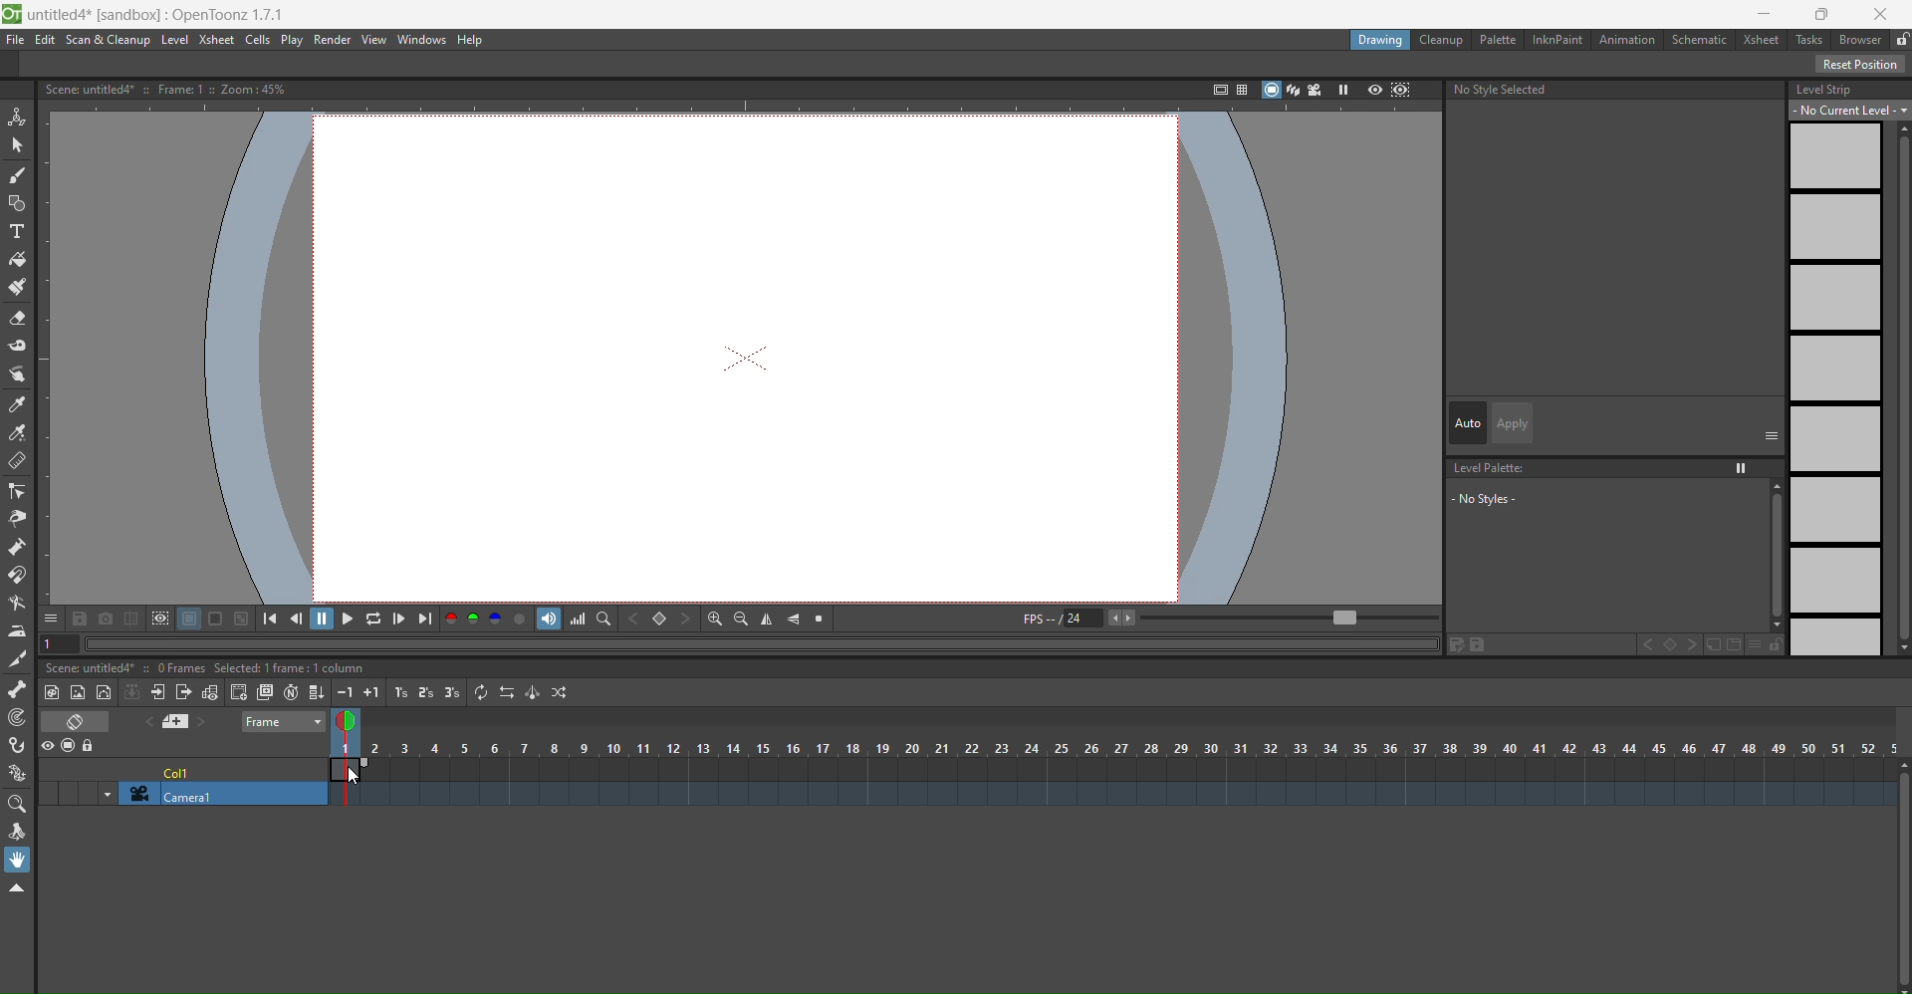  Describe the element at coordinates (19, 405) in the screenshot. I see `style picker` at that location.